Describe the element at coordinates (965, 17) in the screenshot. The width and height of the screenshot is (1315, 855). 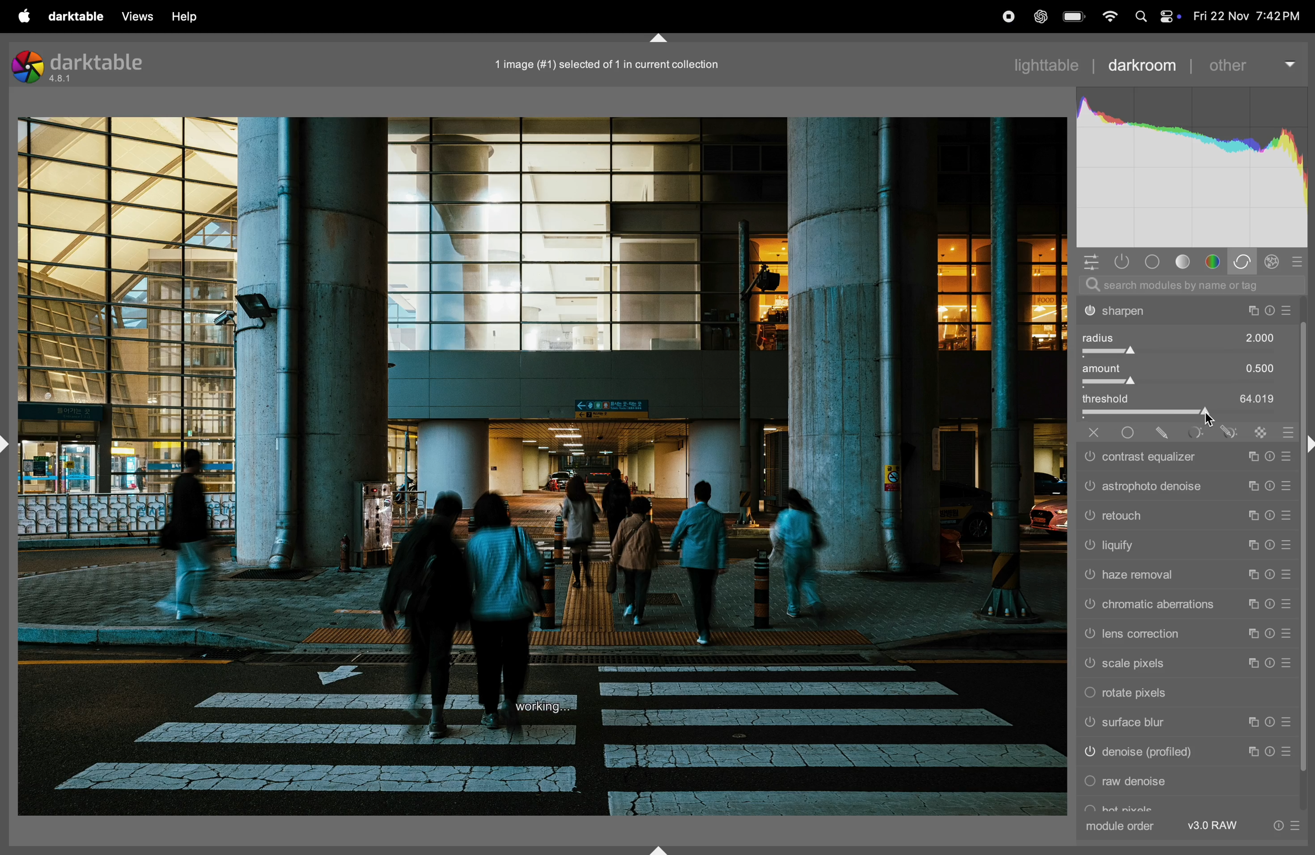
I see `record` at that location.